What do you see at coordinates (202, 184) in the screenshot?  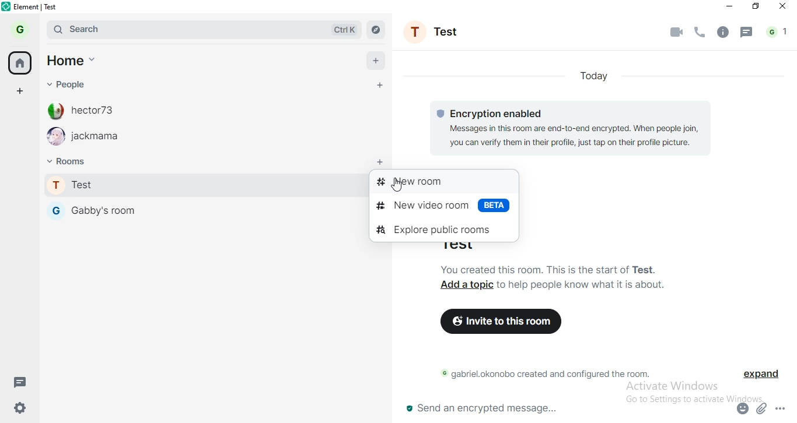 I see `test` at bounding box center [202, 184].